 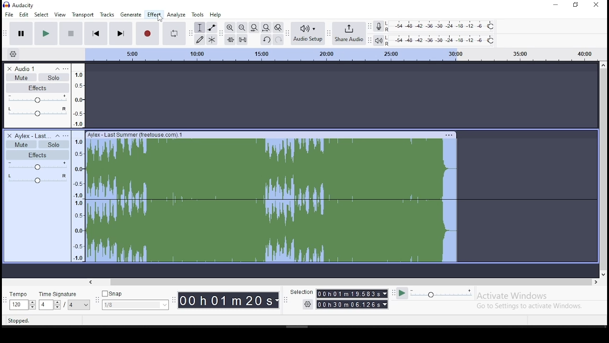 I want to click on edit, so click(x=24, y=15).